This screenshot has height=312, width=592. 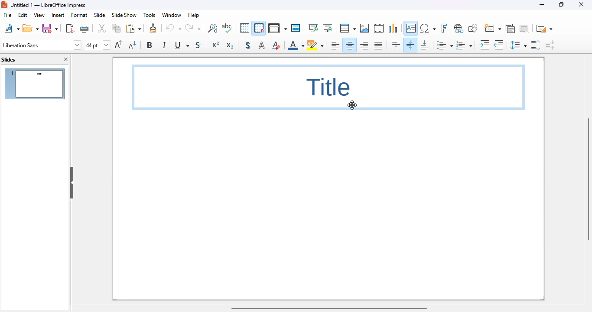 What do you see at coordinates (464, 45) in the screenshot?
I see `toggle ordered list` at bounding box center [464, 45].